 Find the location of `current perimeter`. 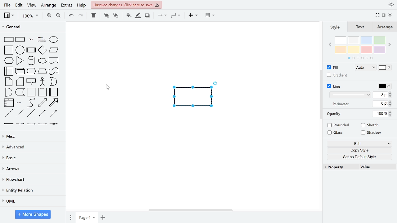

current perimeter is located at coordinates (380, 104).